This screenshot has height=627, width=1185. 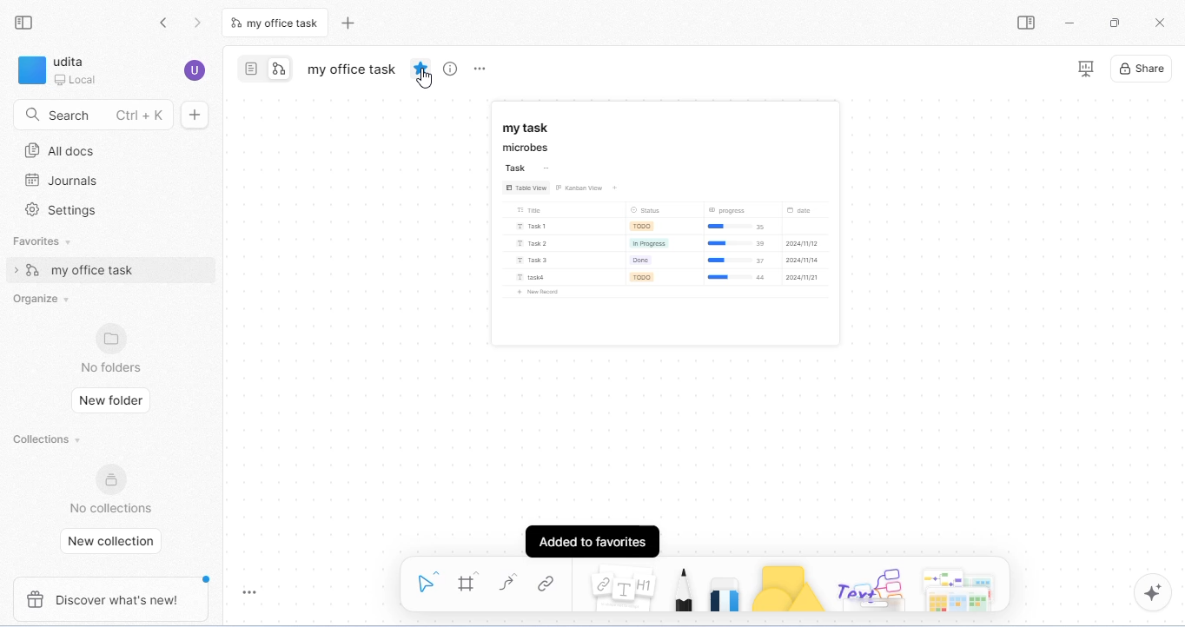 What do you see at coordinates (1162, 23) in the screenshot?
I see `close` at bounding box center [1162, 23].